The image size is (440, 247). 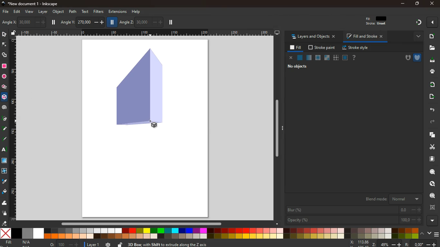 I want to click on zoom, so click(x=362, y=243).